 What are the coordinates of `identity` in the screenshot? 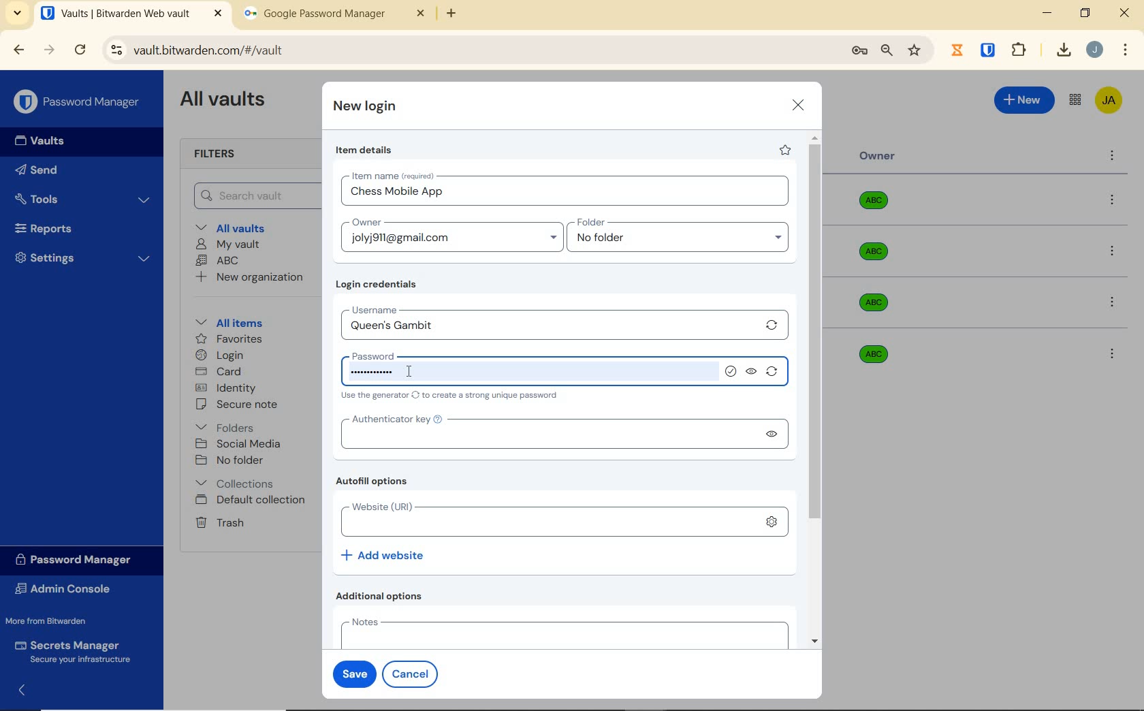 It's located at (226, 388).